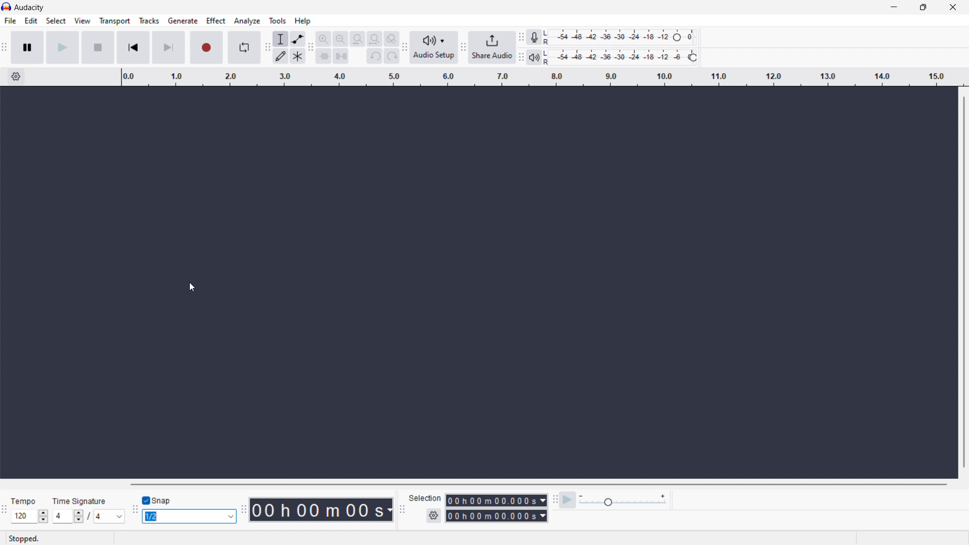 The height and width of the screenshot is (545, 969). I want to click on playback meter tool, so click(534, 57).